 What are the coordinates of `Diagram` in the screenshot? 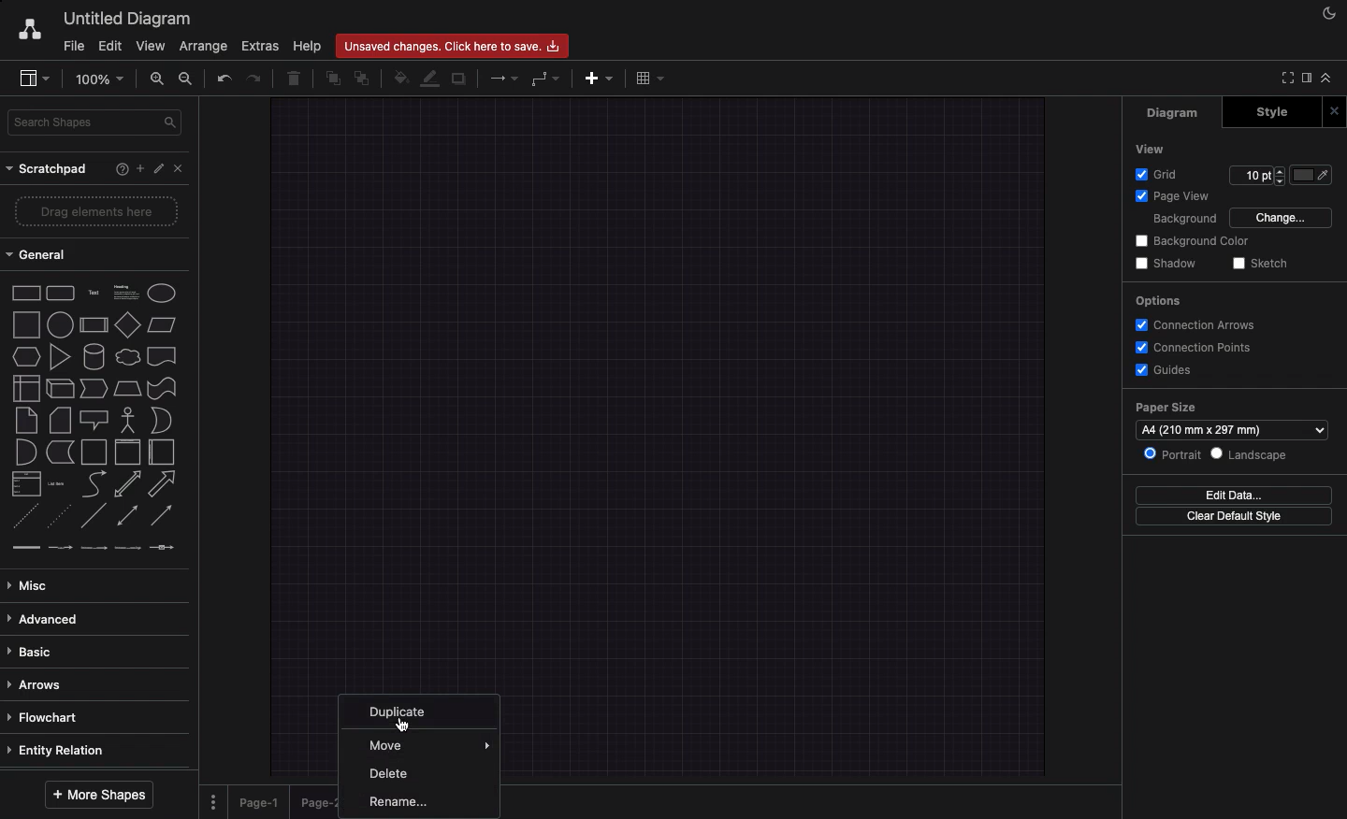 It's located at (1174, 115).